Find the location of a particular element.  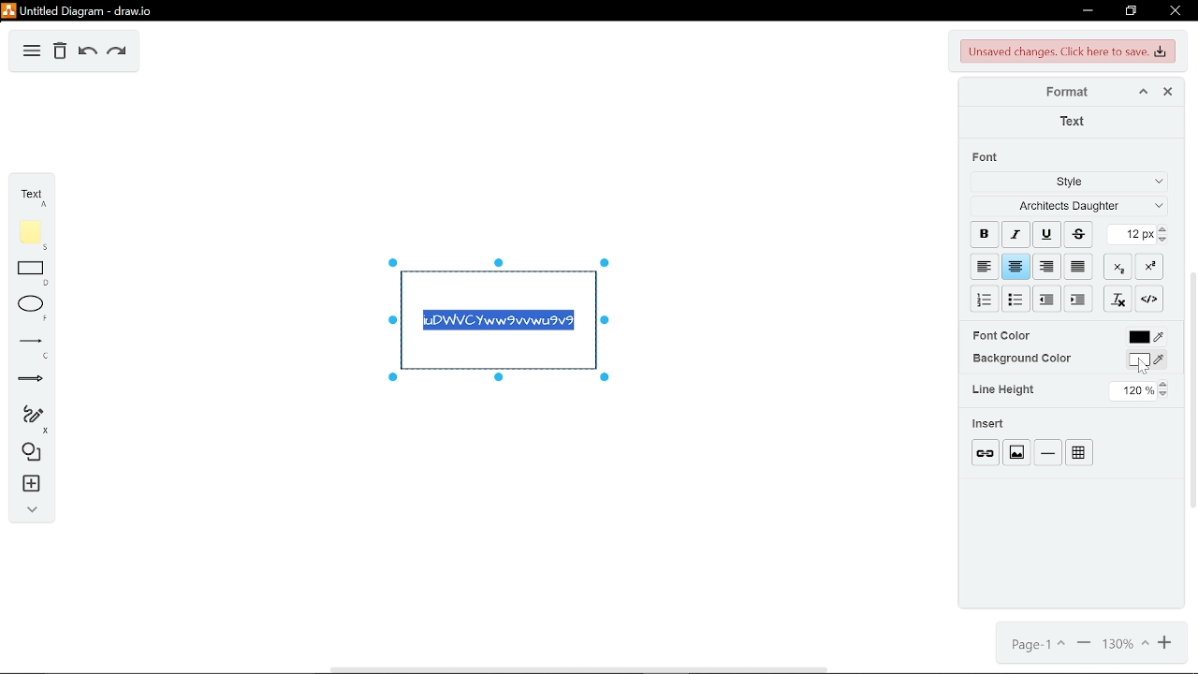

text is located at coordinates (1072, 121).